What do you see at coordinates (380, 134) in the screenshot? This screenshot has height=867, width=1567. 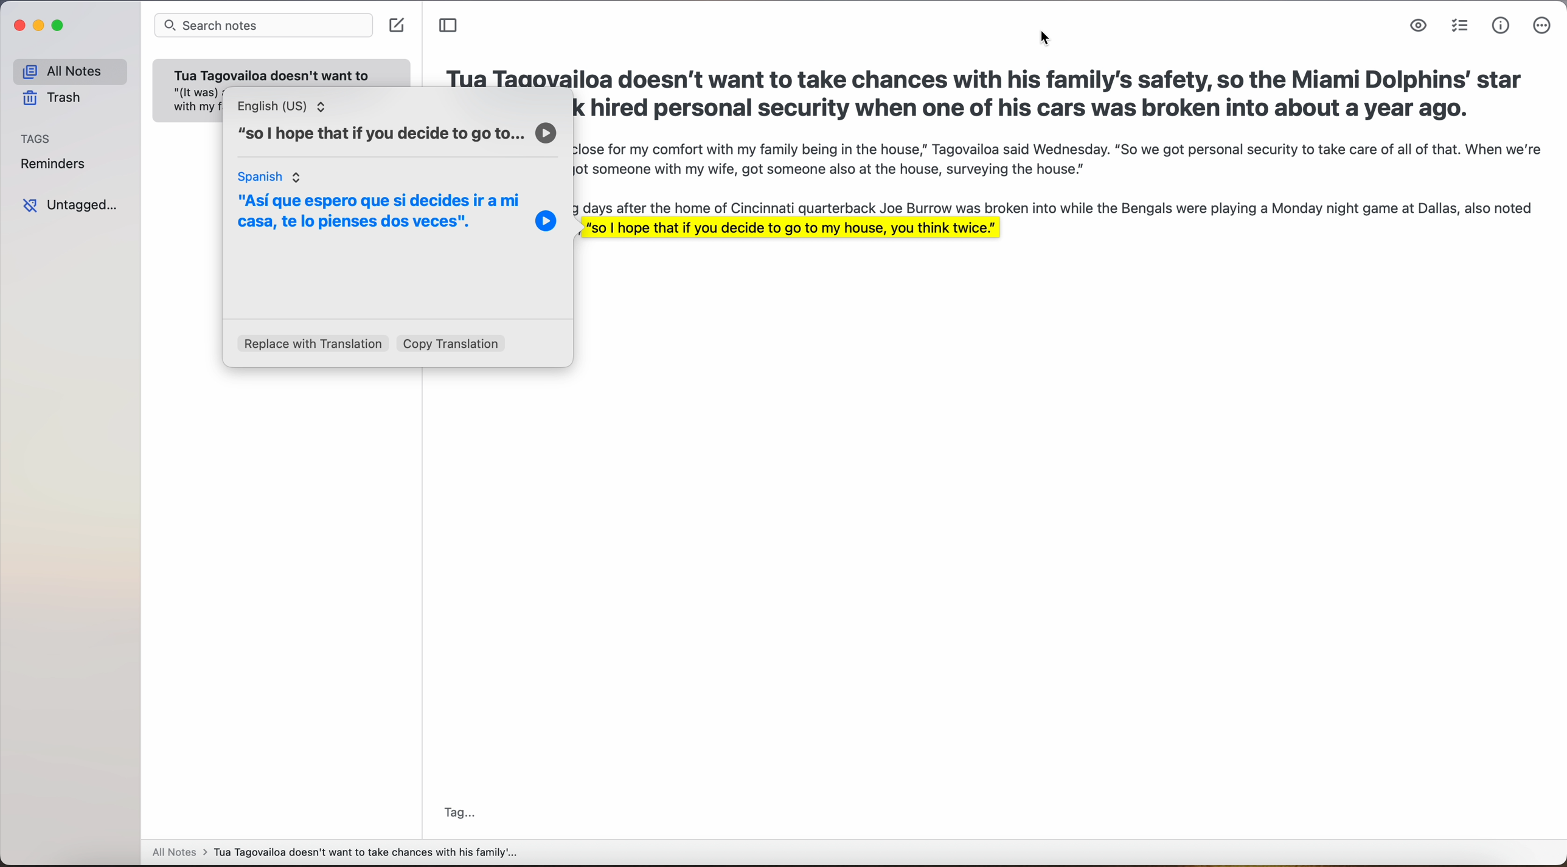 I see `“so | hope that if you decide to go to...` at bounding box center [380, 134].